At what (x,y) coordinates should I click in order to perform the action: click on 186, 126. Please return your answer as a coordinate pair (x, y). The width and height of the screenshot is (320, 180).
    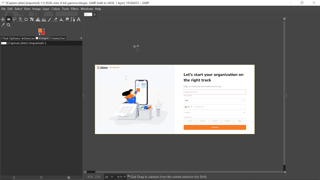
    Looking at the image, I should click on (92, 177).